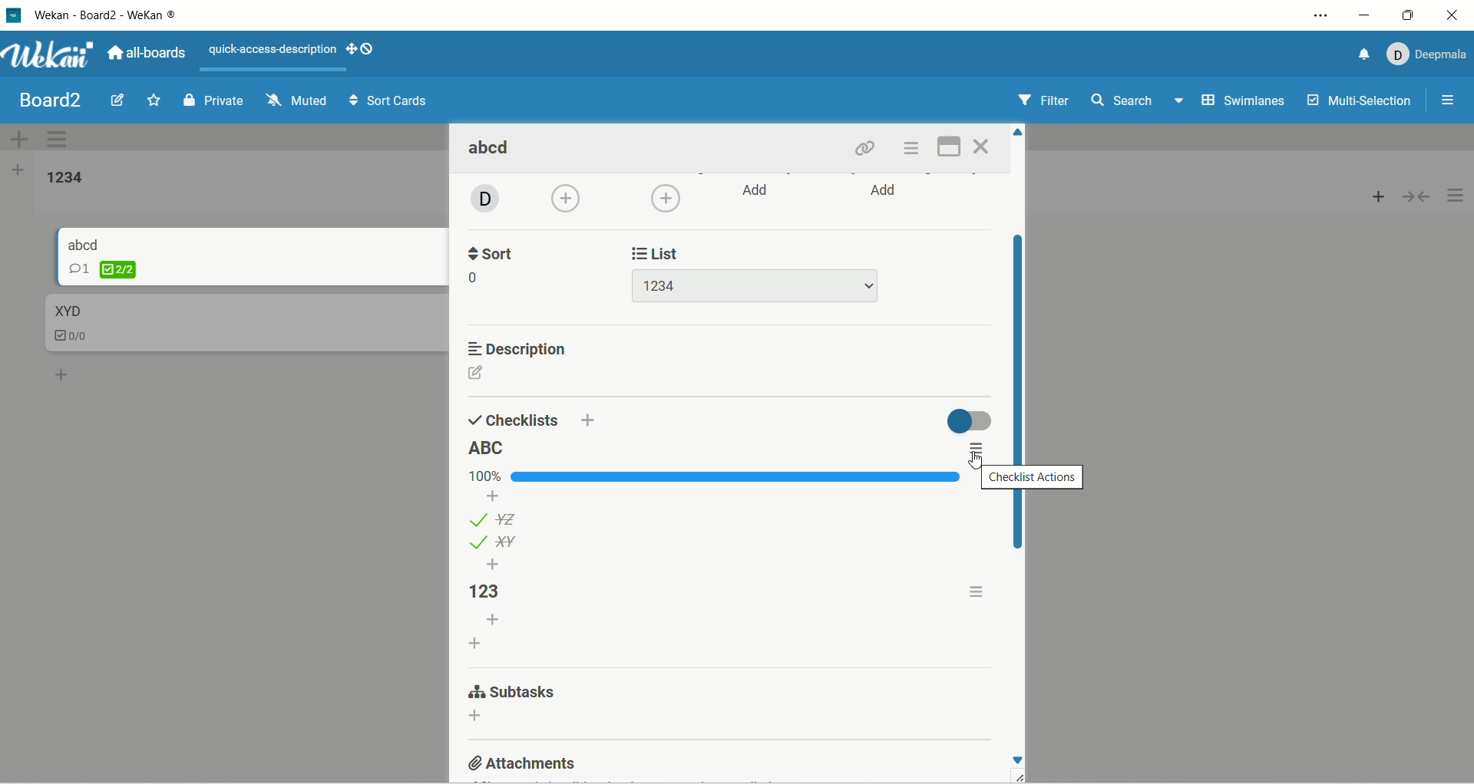 The width and height of the screenshot is (1474, 784). What do you see at coordinates (483, 200) in the screenshot?
I see `avatar` at bounding box center [483, 200].